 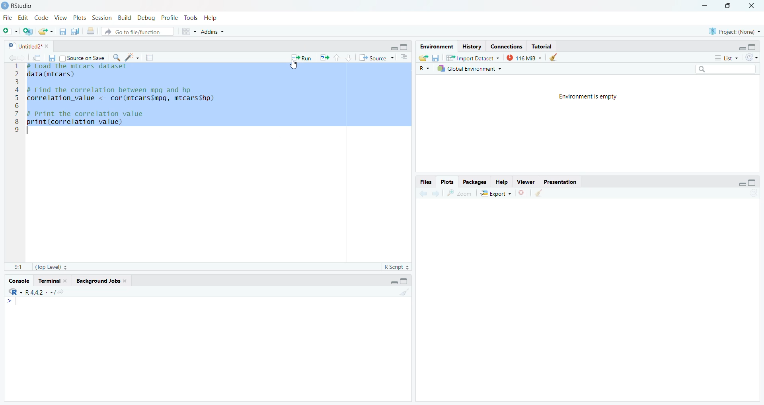 What do you see at coordinates (22, 57) in the screenshot?
I see `Go forward to the next source location (Ctrl + F10)` at bounding box center [22, 57].